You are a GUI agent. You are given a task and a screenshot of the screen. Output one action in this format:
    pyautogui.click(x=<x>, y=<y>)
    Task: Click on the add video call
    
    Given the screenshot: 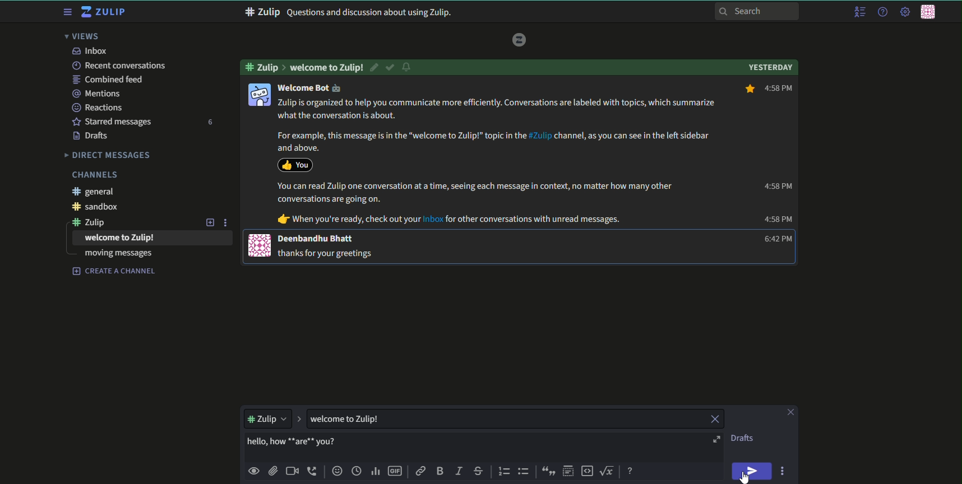 What is the action you would take?
    pyautogui.click(x=292, y=471)
    